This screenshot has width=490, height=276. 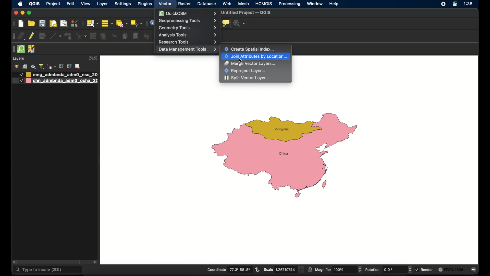 What do you see at coordinates (144, 4) in the screenshot?
I see `plugins` at bounding box center [144, 4].